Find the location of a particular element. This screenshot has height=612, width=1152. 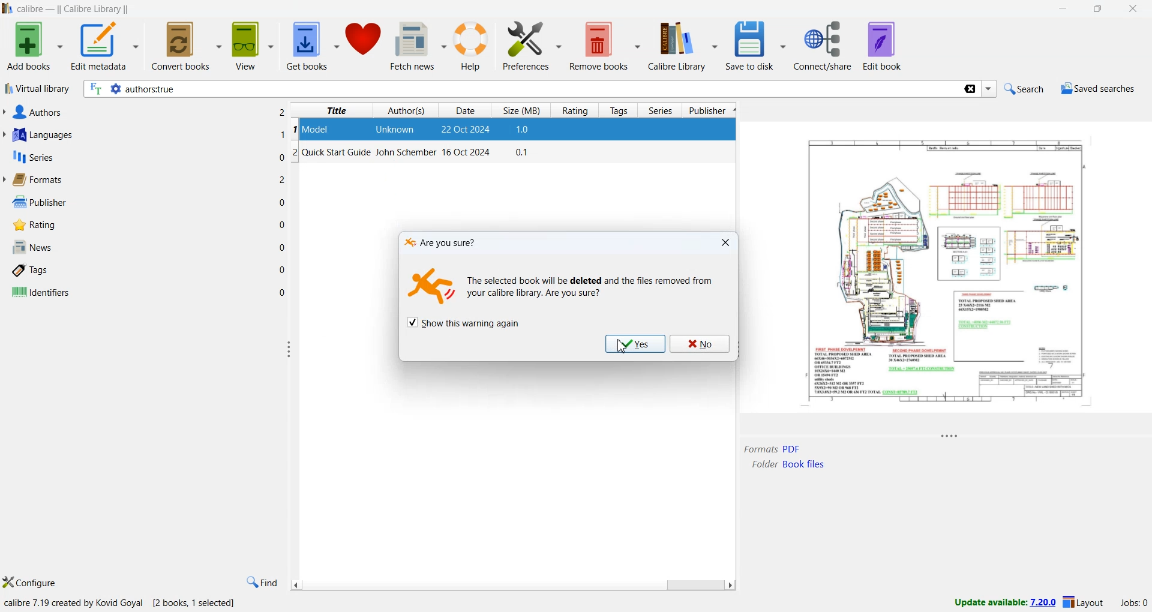

save to disk is located at coordinates (755, 46).